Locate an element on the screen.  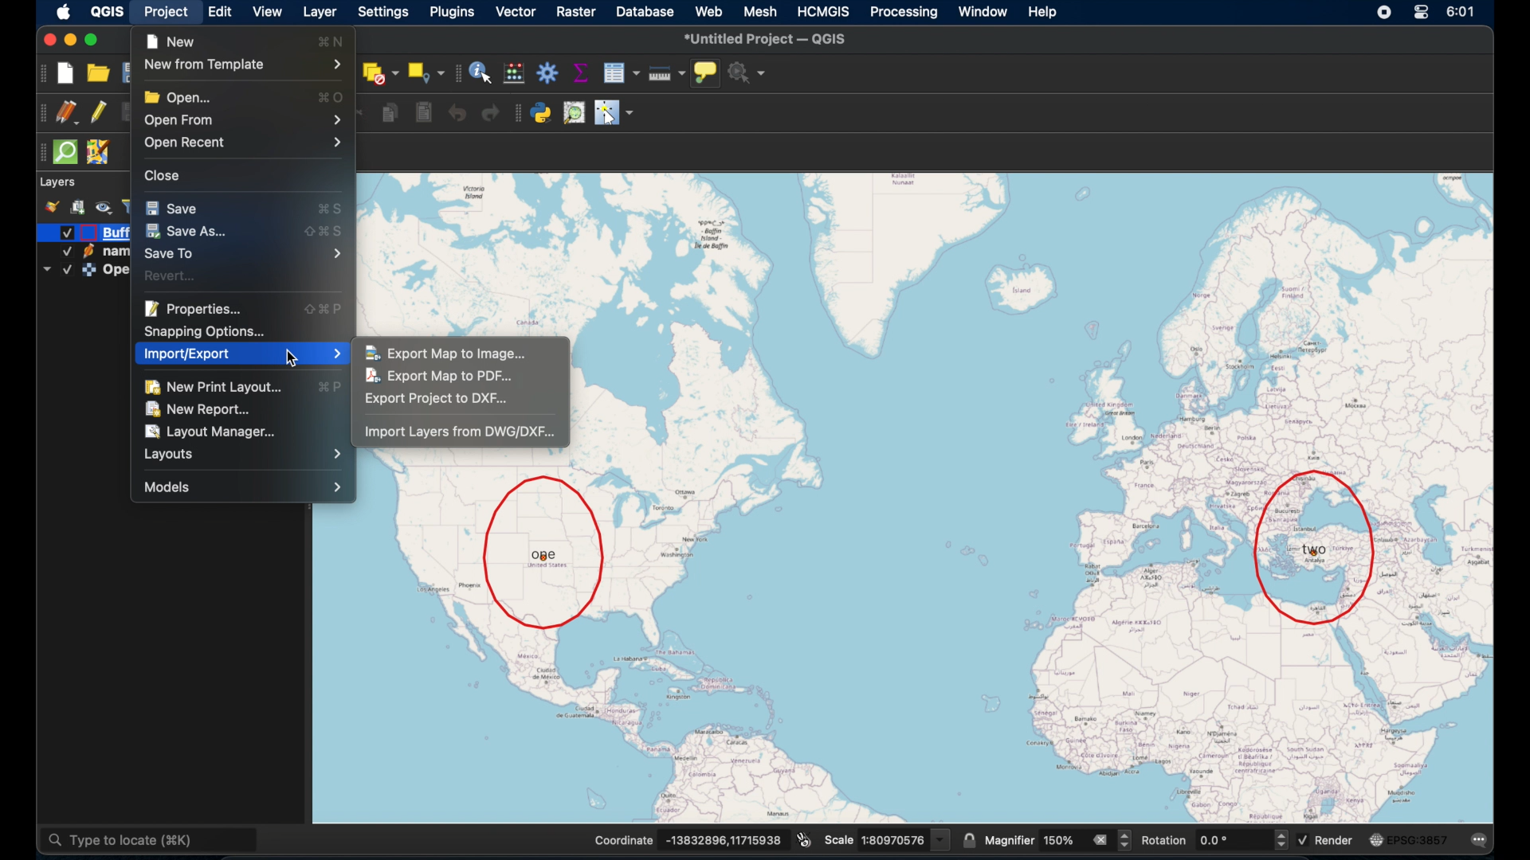
Checked checkbox is located at coordinates (67, 233).